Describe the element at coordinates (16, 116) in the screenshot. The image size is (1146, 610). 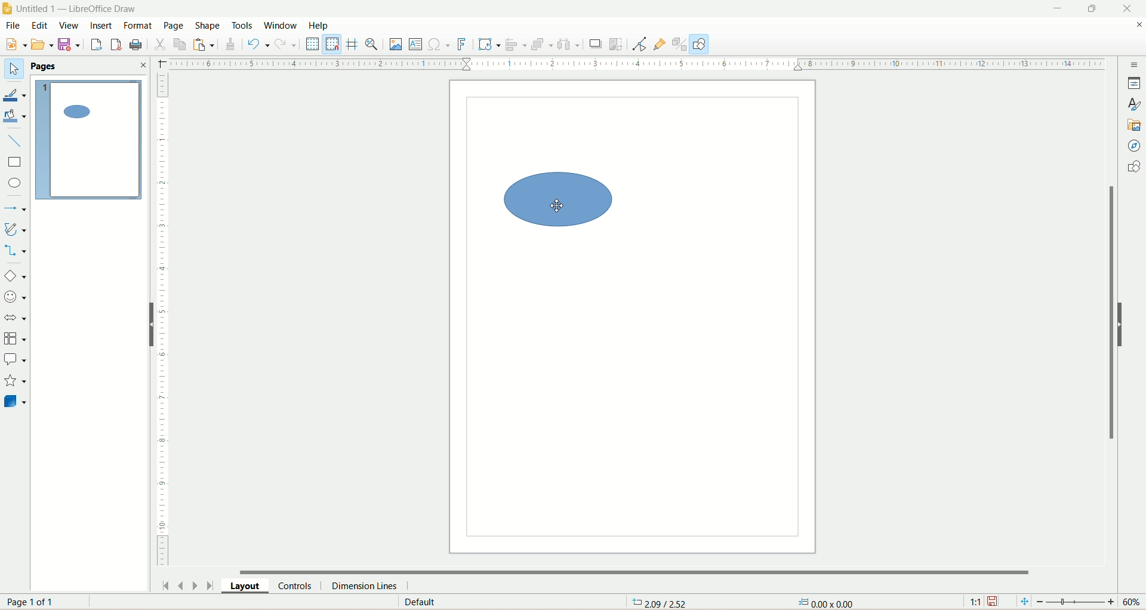
I see `fill color` at that location.